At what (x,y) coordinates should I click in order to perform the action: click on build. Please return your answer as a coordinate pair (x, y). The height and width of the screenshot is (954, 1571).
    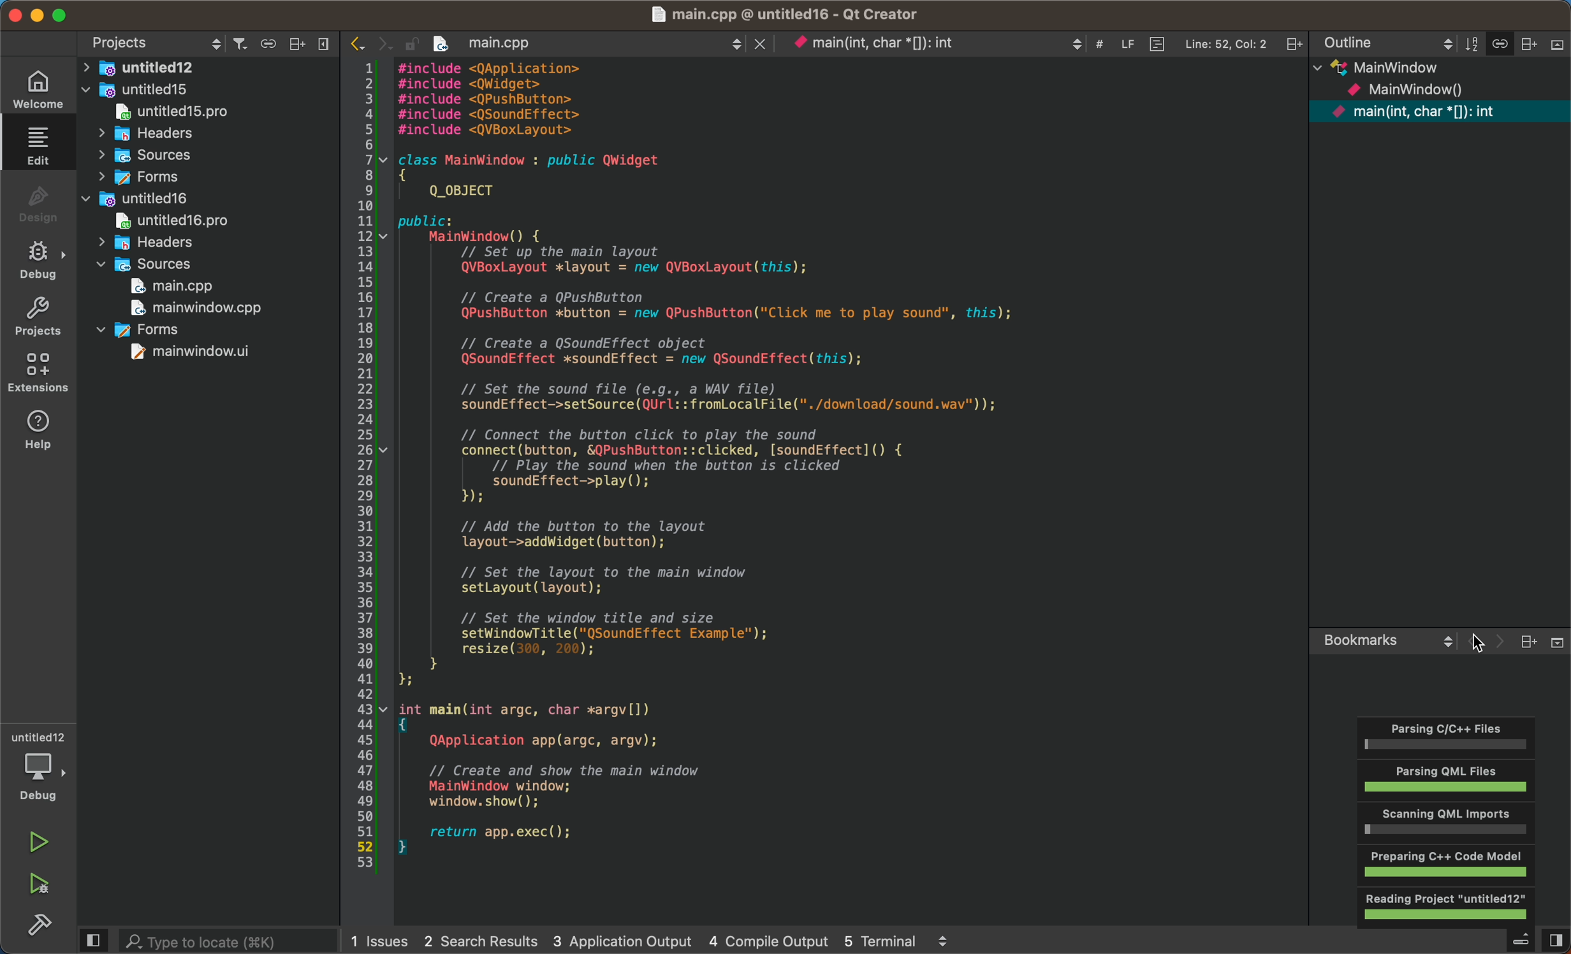
    Looking at the image, I should click on (39, 925).